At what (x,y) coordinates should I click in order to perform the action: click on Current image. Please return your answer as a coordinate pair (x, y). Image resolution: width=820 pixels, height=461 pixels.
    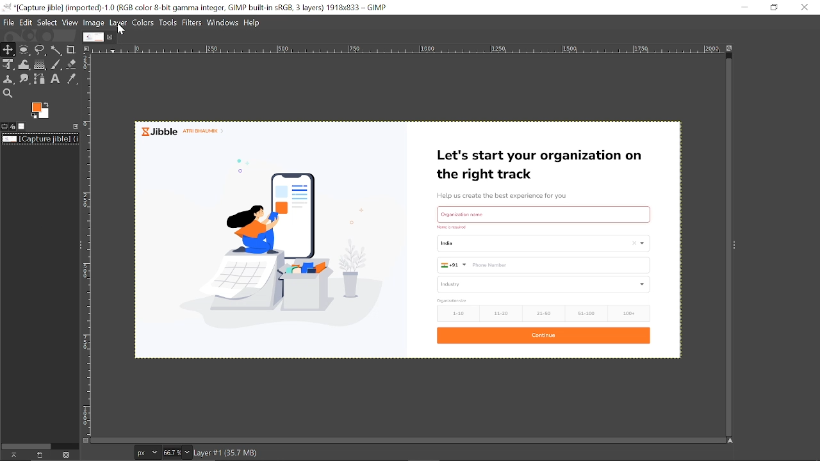
    Looking at the image, I should click on (41, 139).